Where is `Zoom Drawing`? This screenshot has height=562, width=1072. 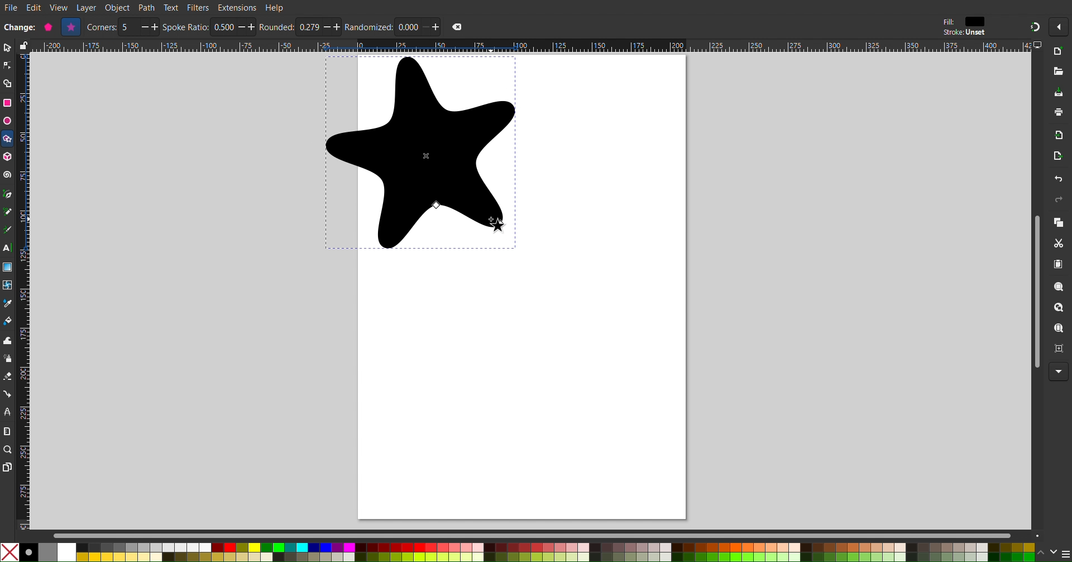 Zoom Drawing is located at coordinates (1060, 309).